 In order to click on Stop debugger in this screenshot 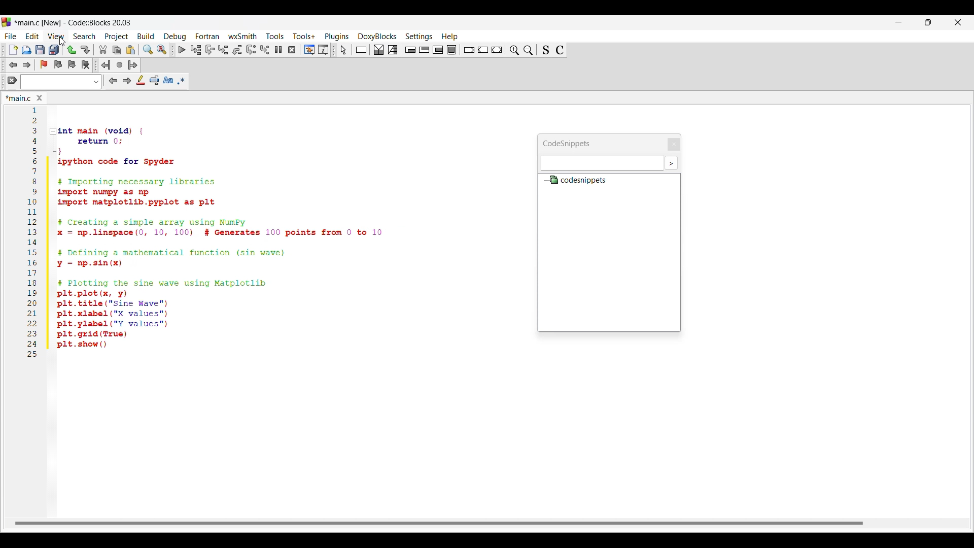, I will do `click(292, 50)`.